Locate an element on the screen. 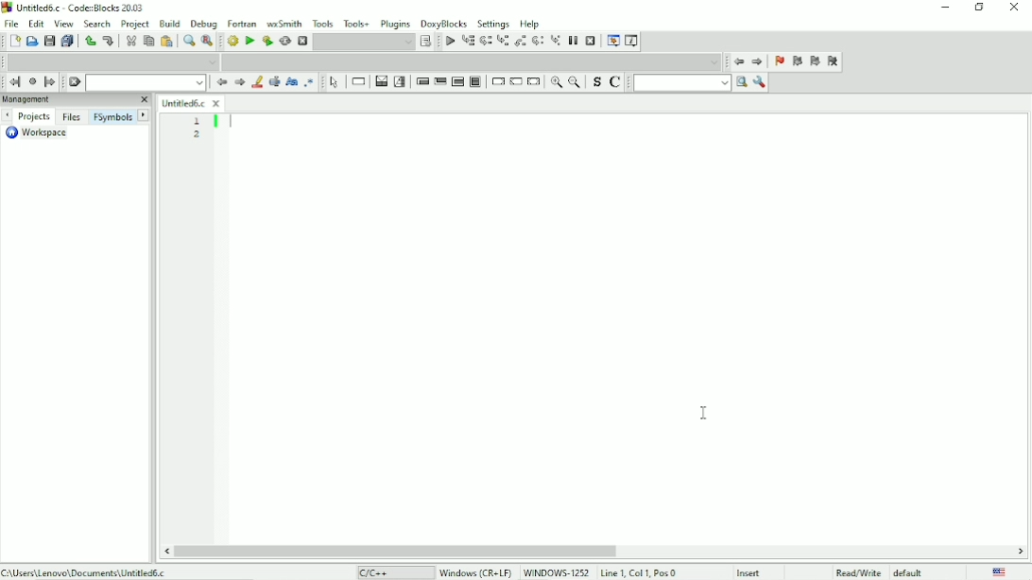  Find is located at coordinates (187, 42).